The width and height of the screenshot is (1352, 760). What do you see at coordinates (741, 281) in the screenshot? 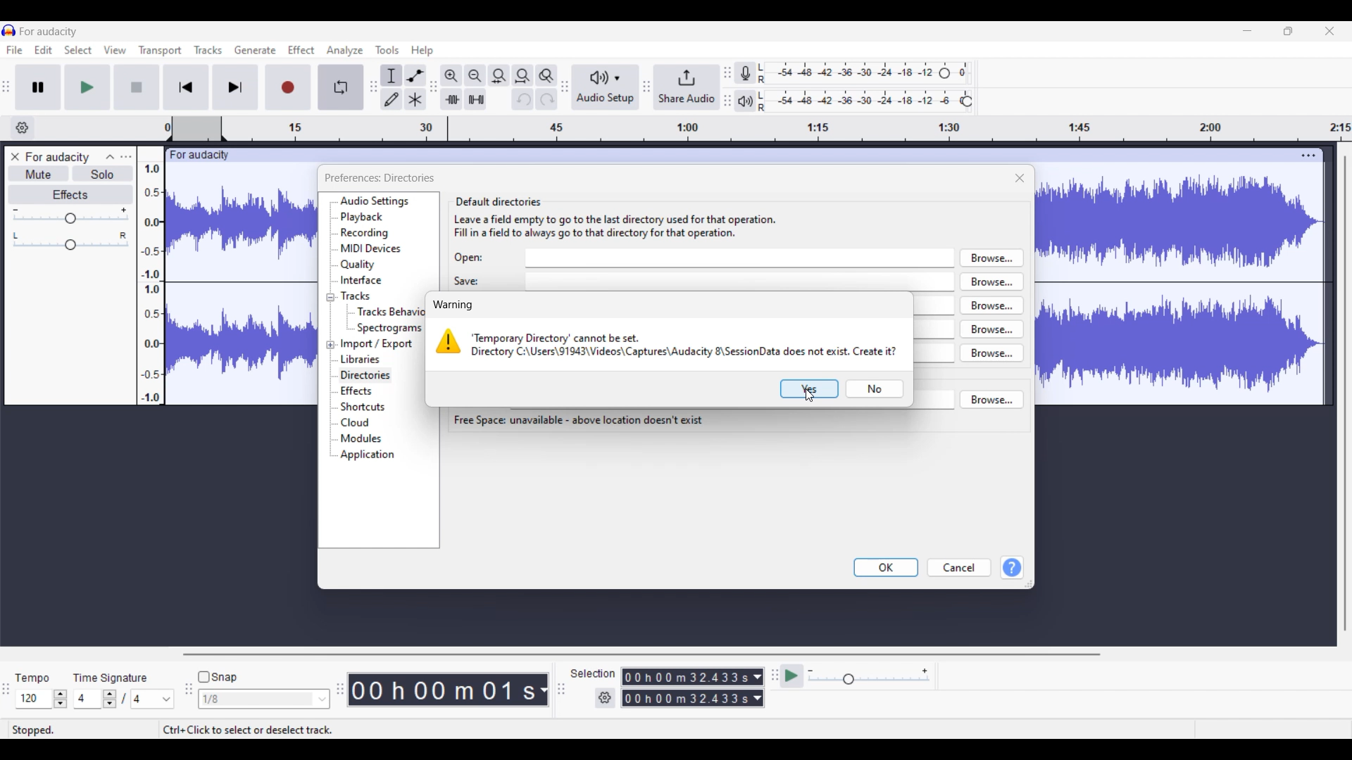
I see `save input box` at bounding box center [741, 281].